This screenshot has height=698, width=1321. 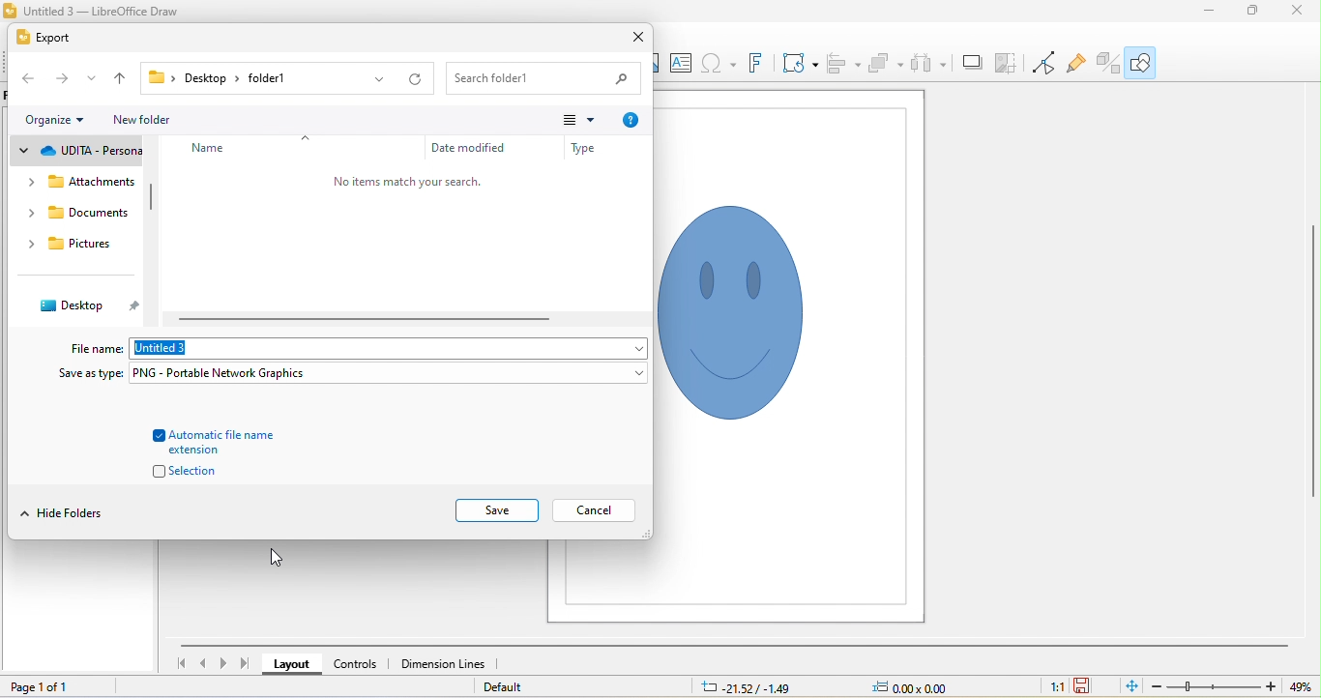 What do you see at coordinates (90, 152) in the screenshot?
I see `udita personal` at bounding box center [90, 152].